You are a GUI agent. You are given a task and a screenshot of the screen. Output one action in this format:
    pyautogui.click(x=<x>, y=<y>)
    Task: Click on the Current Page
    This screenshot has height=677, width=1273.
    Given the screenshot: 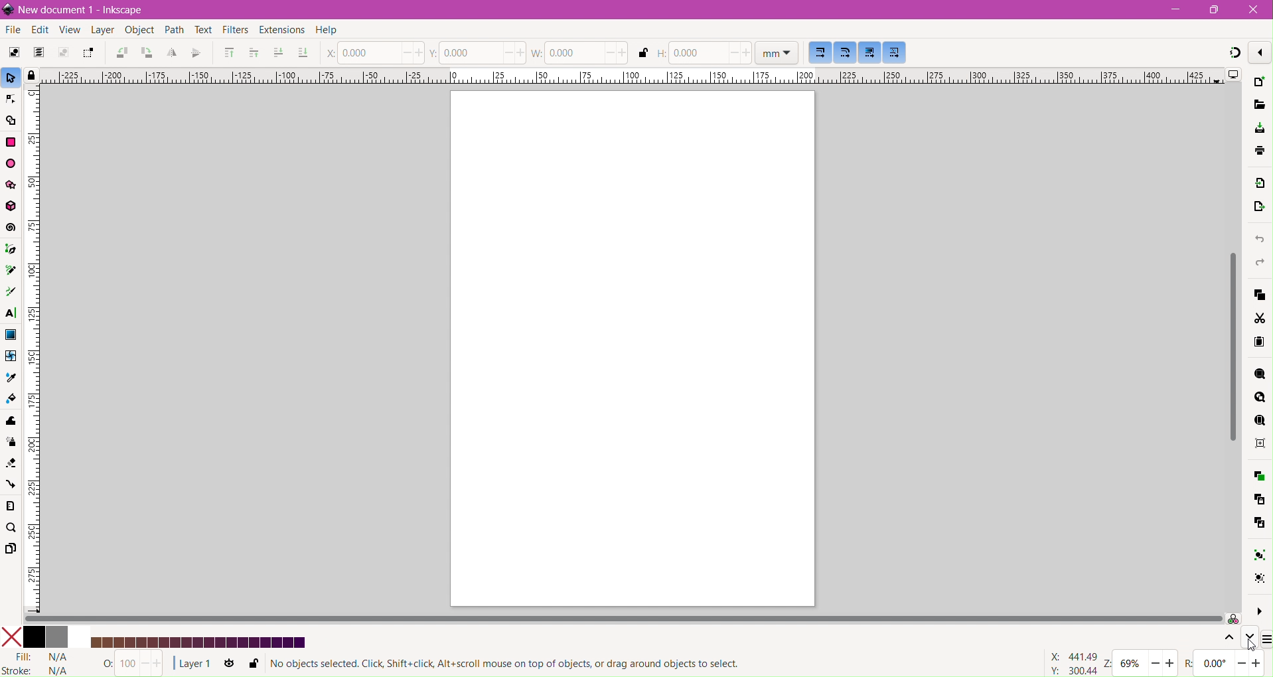 What is the action you would take?
    pyautogui.click(x=630, y=350)
    